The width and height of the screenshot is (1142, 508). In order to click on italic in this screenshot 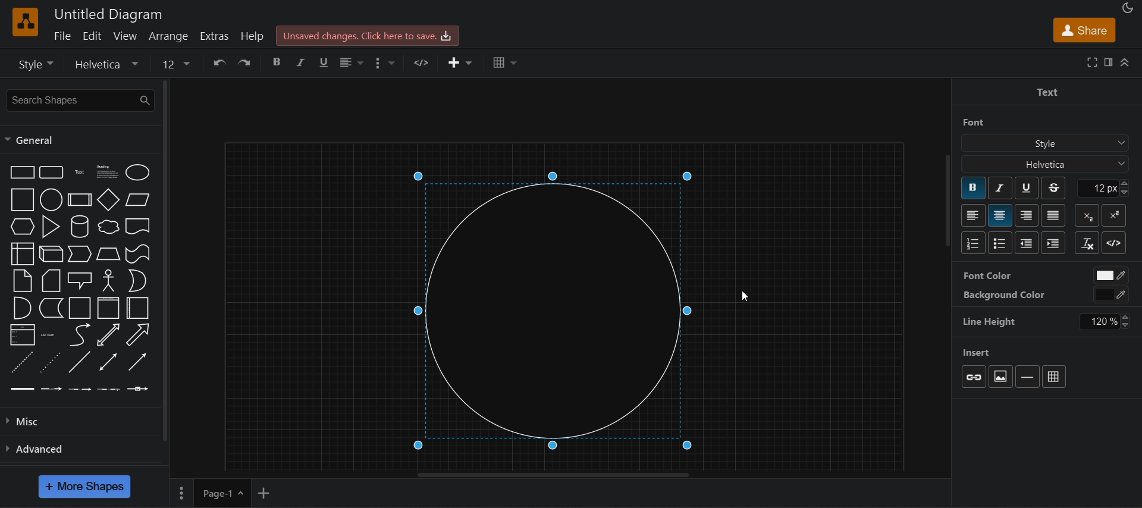, I will do `click(1003, 187)`.